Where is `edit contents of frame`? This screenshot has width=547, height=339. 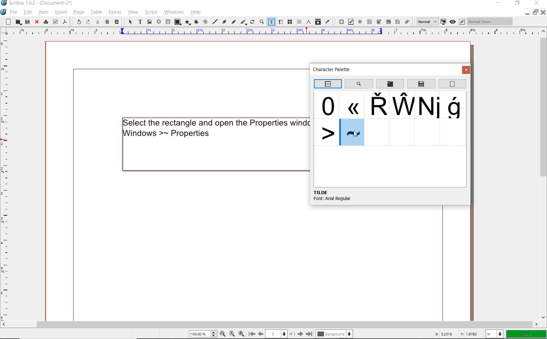 edit contents of frame is located at coordinates (271, 21).